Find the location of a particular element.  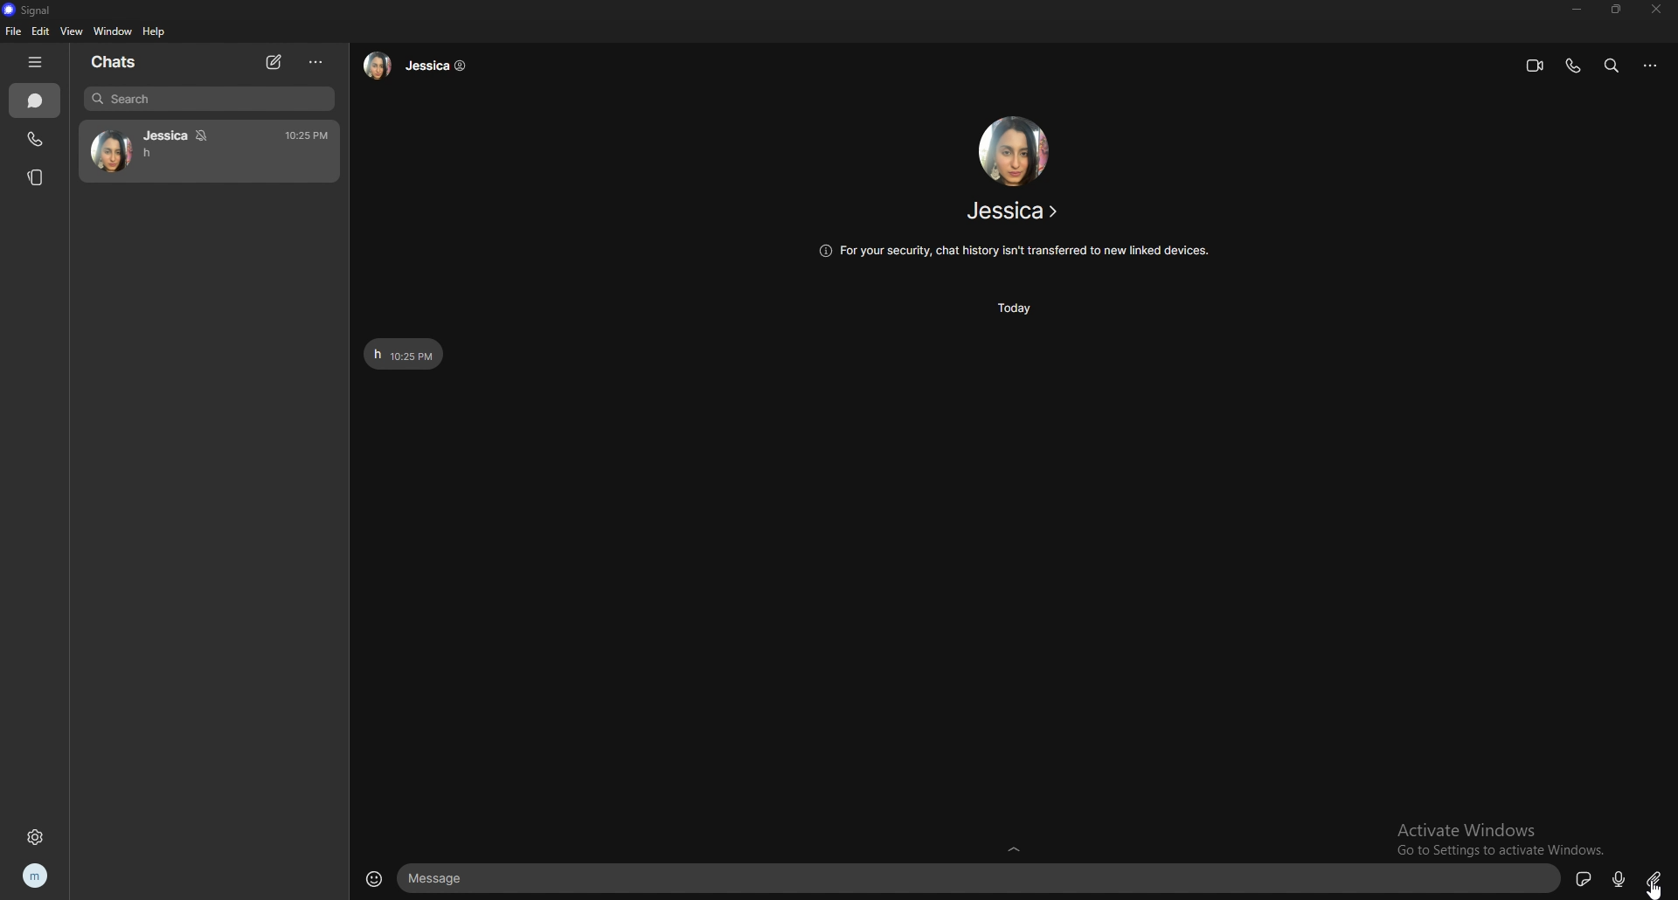

voice call is located at coordinates (1572, 66).